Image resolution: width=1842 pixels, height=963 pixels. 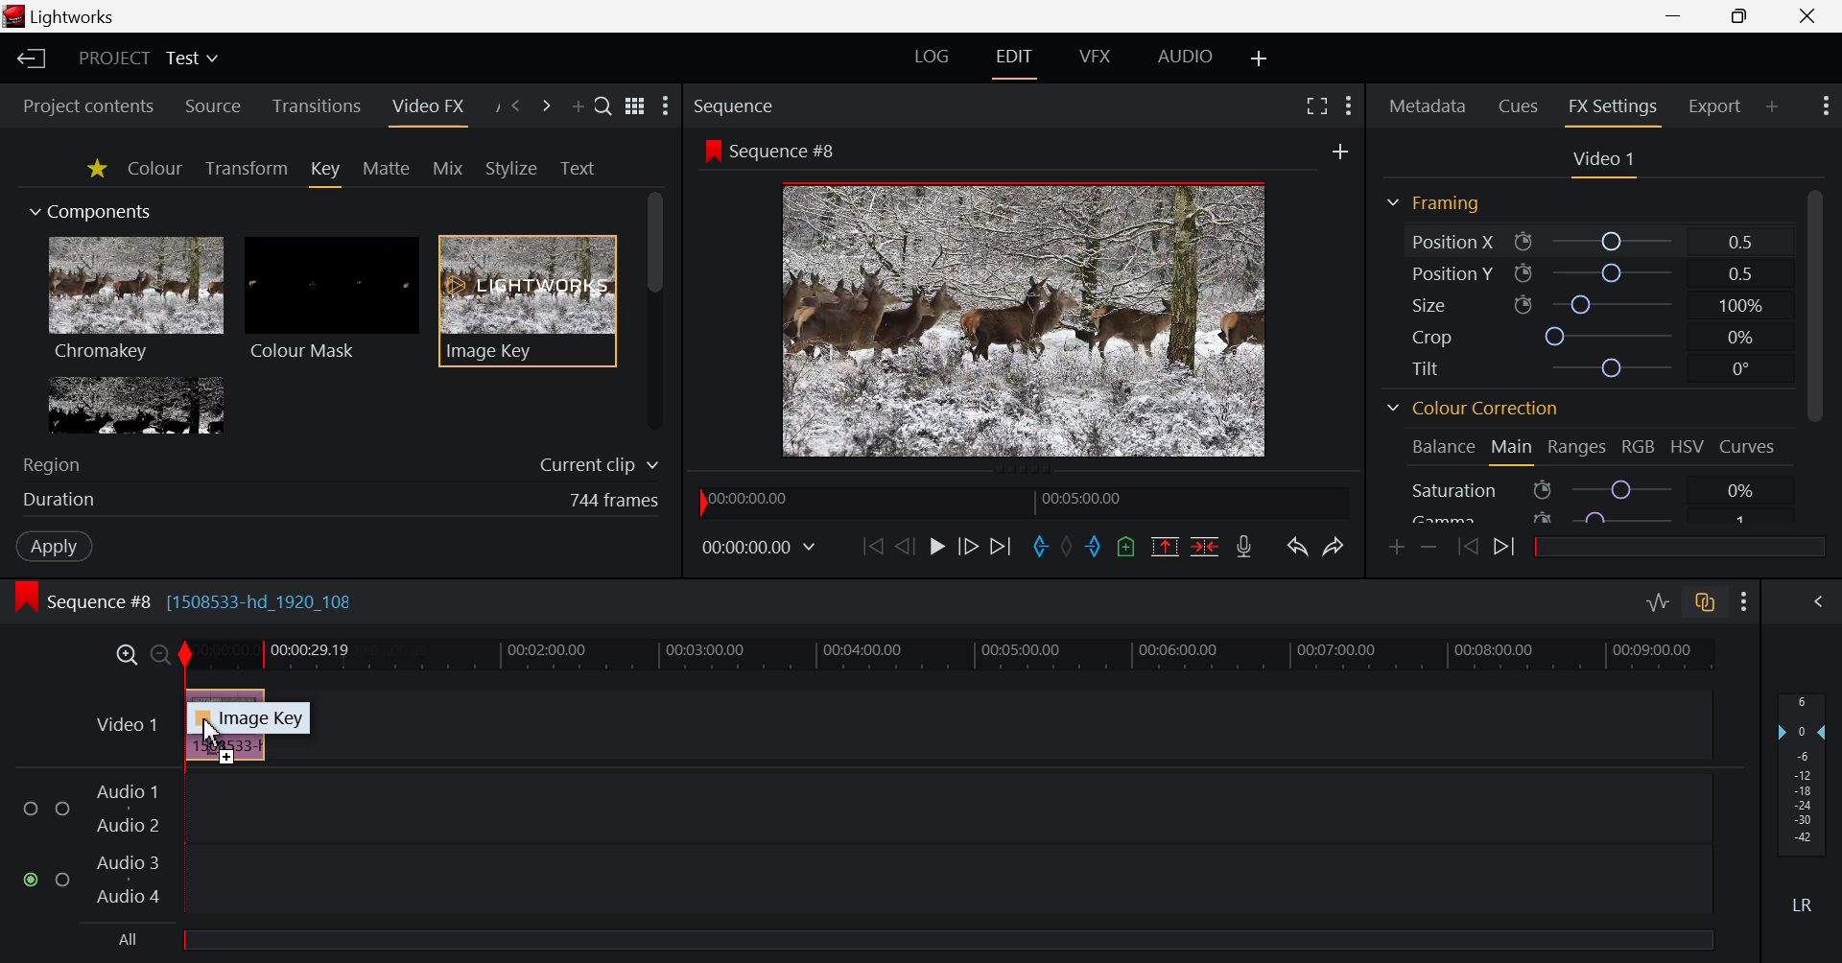 I want to click on Position Y, so click(x=1615, y=275).